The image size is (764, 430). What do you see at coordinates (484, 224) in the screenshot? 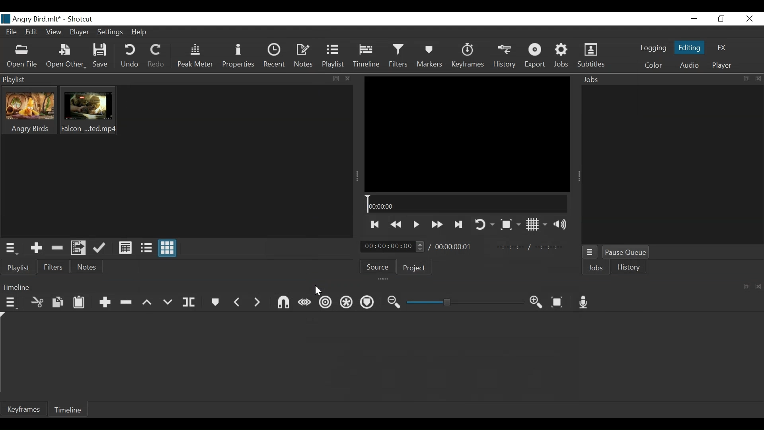
I see `Toggle player on looping` at bounding box center [484, 224].